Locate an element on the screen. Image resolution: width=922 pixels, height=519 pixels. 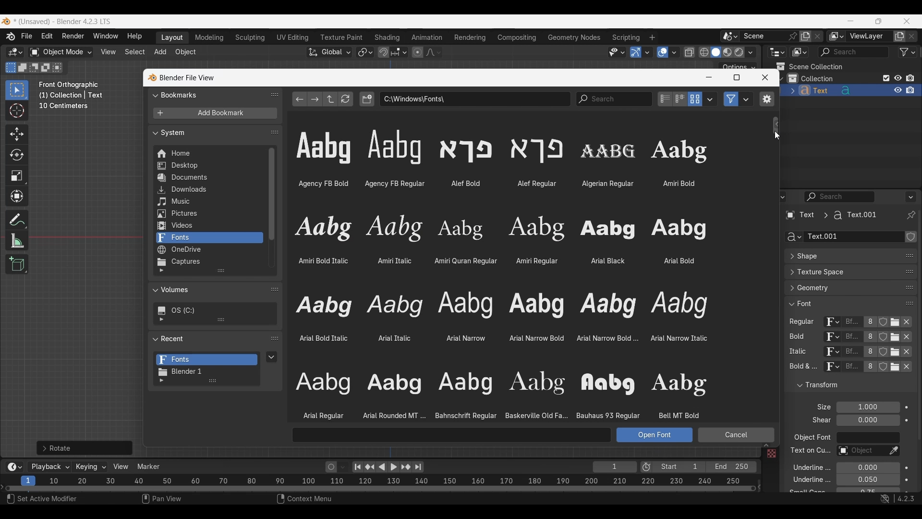
Move is located at coordinates (17, 135).